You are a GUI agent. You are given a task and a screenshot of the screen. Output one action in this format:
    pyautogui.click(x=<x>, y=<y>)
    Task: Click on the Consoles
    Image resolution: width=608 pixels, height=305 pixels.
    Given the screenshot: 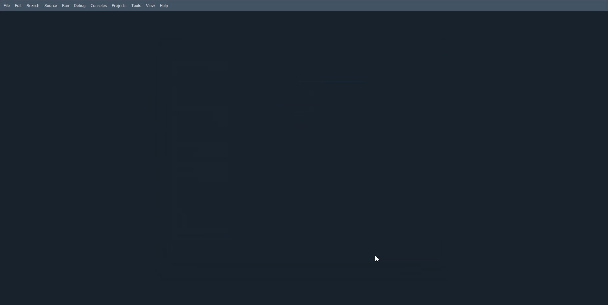 What is the action you would take?
    pyautogui.click(x=99, y=6)
    